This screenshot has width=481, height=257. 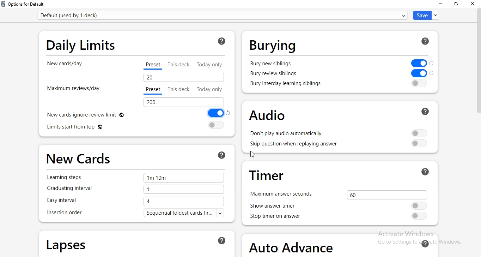 I want to click on audio, so click(x=264, y=114).